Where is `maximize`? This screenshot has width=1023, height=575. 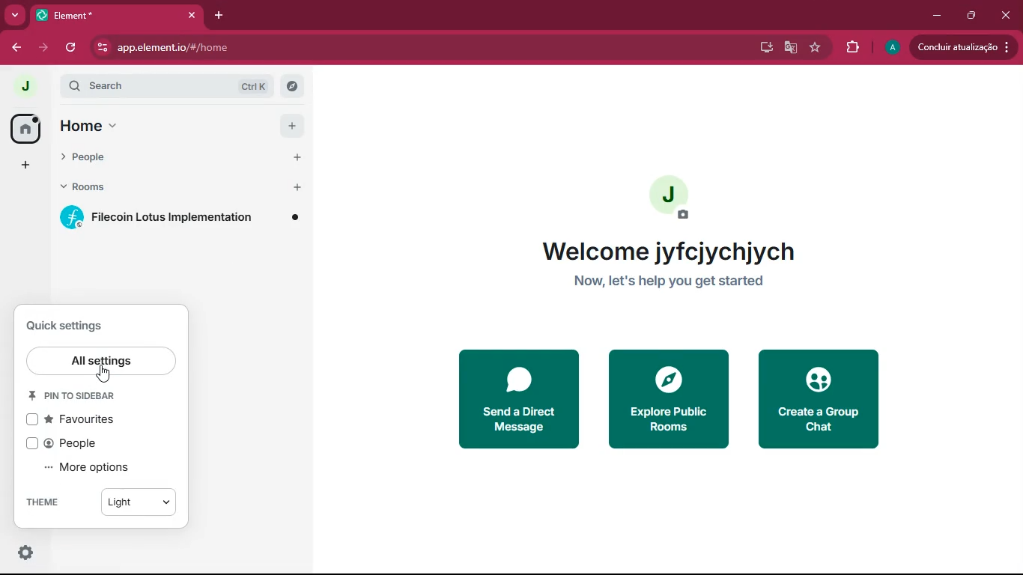
maximize is located at coordinates (973, 14).